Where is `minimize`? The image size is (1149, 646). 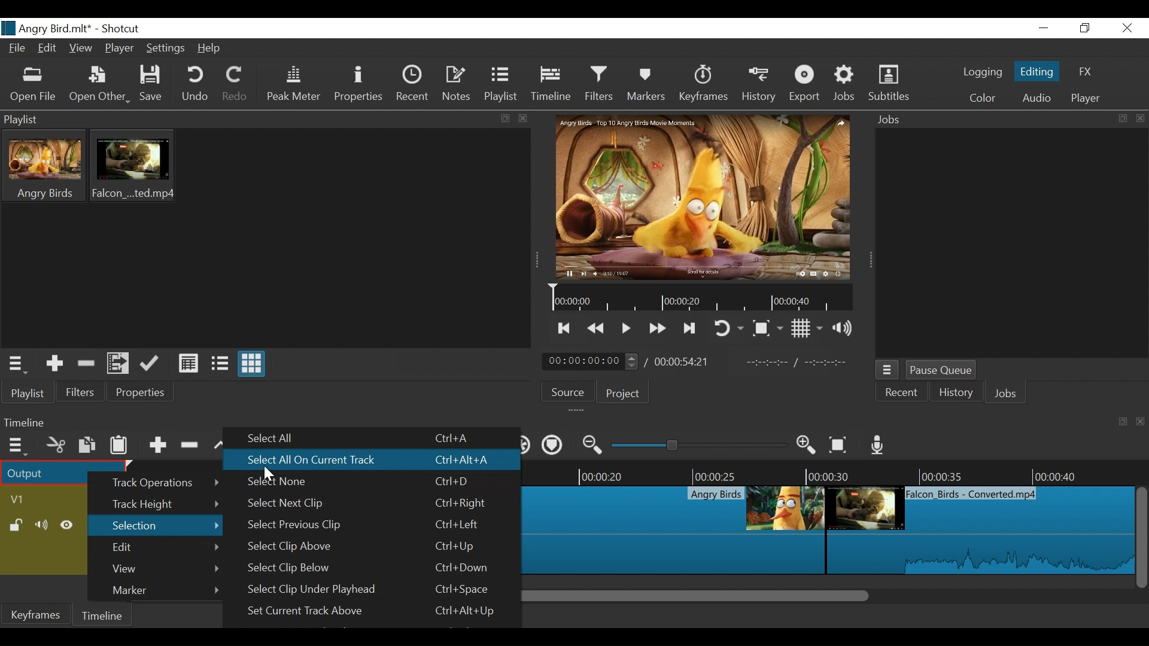 minimize is located at coordinates (1044, 28).